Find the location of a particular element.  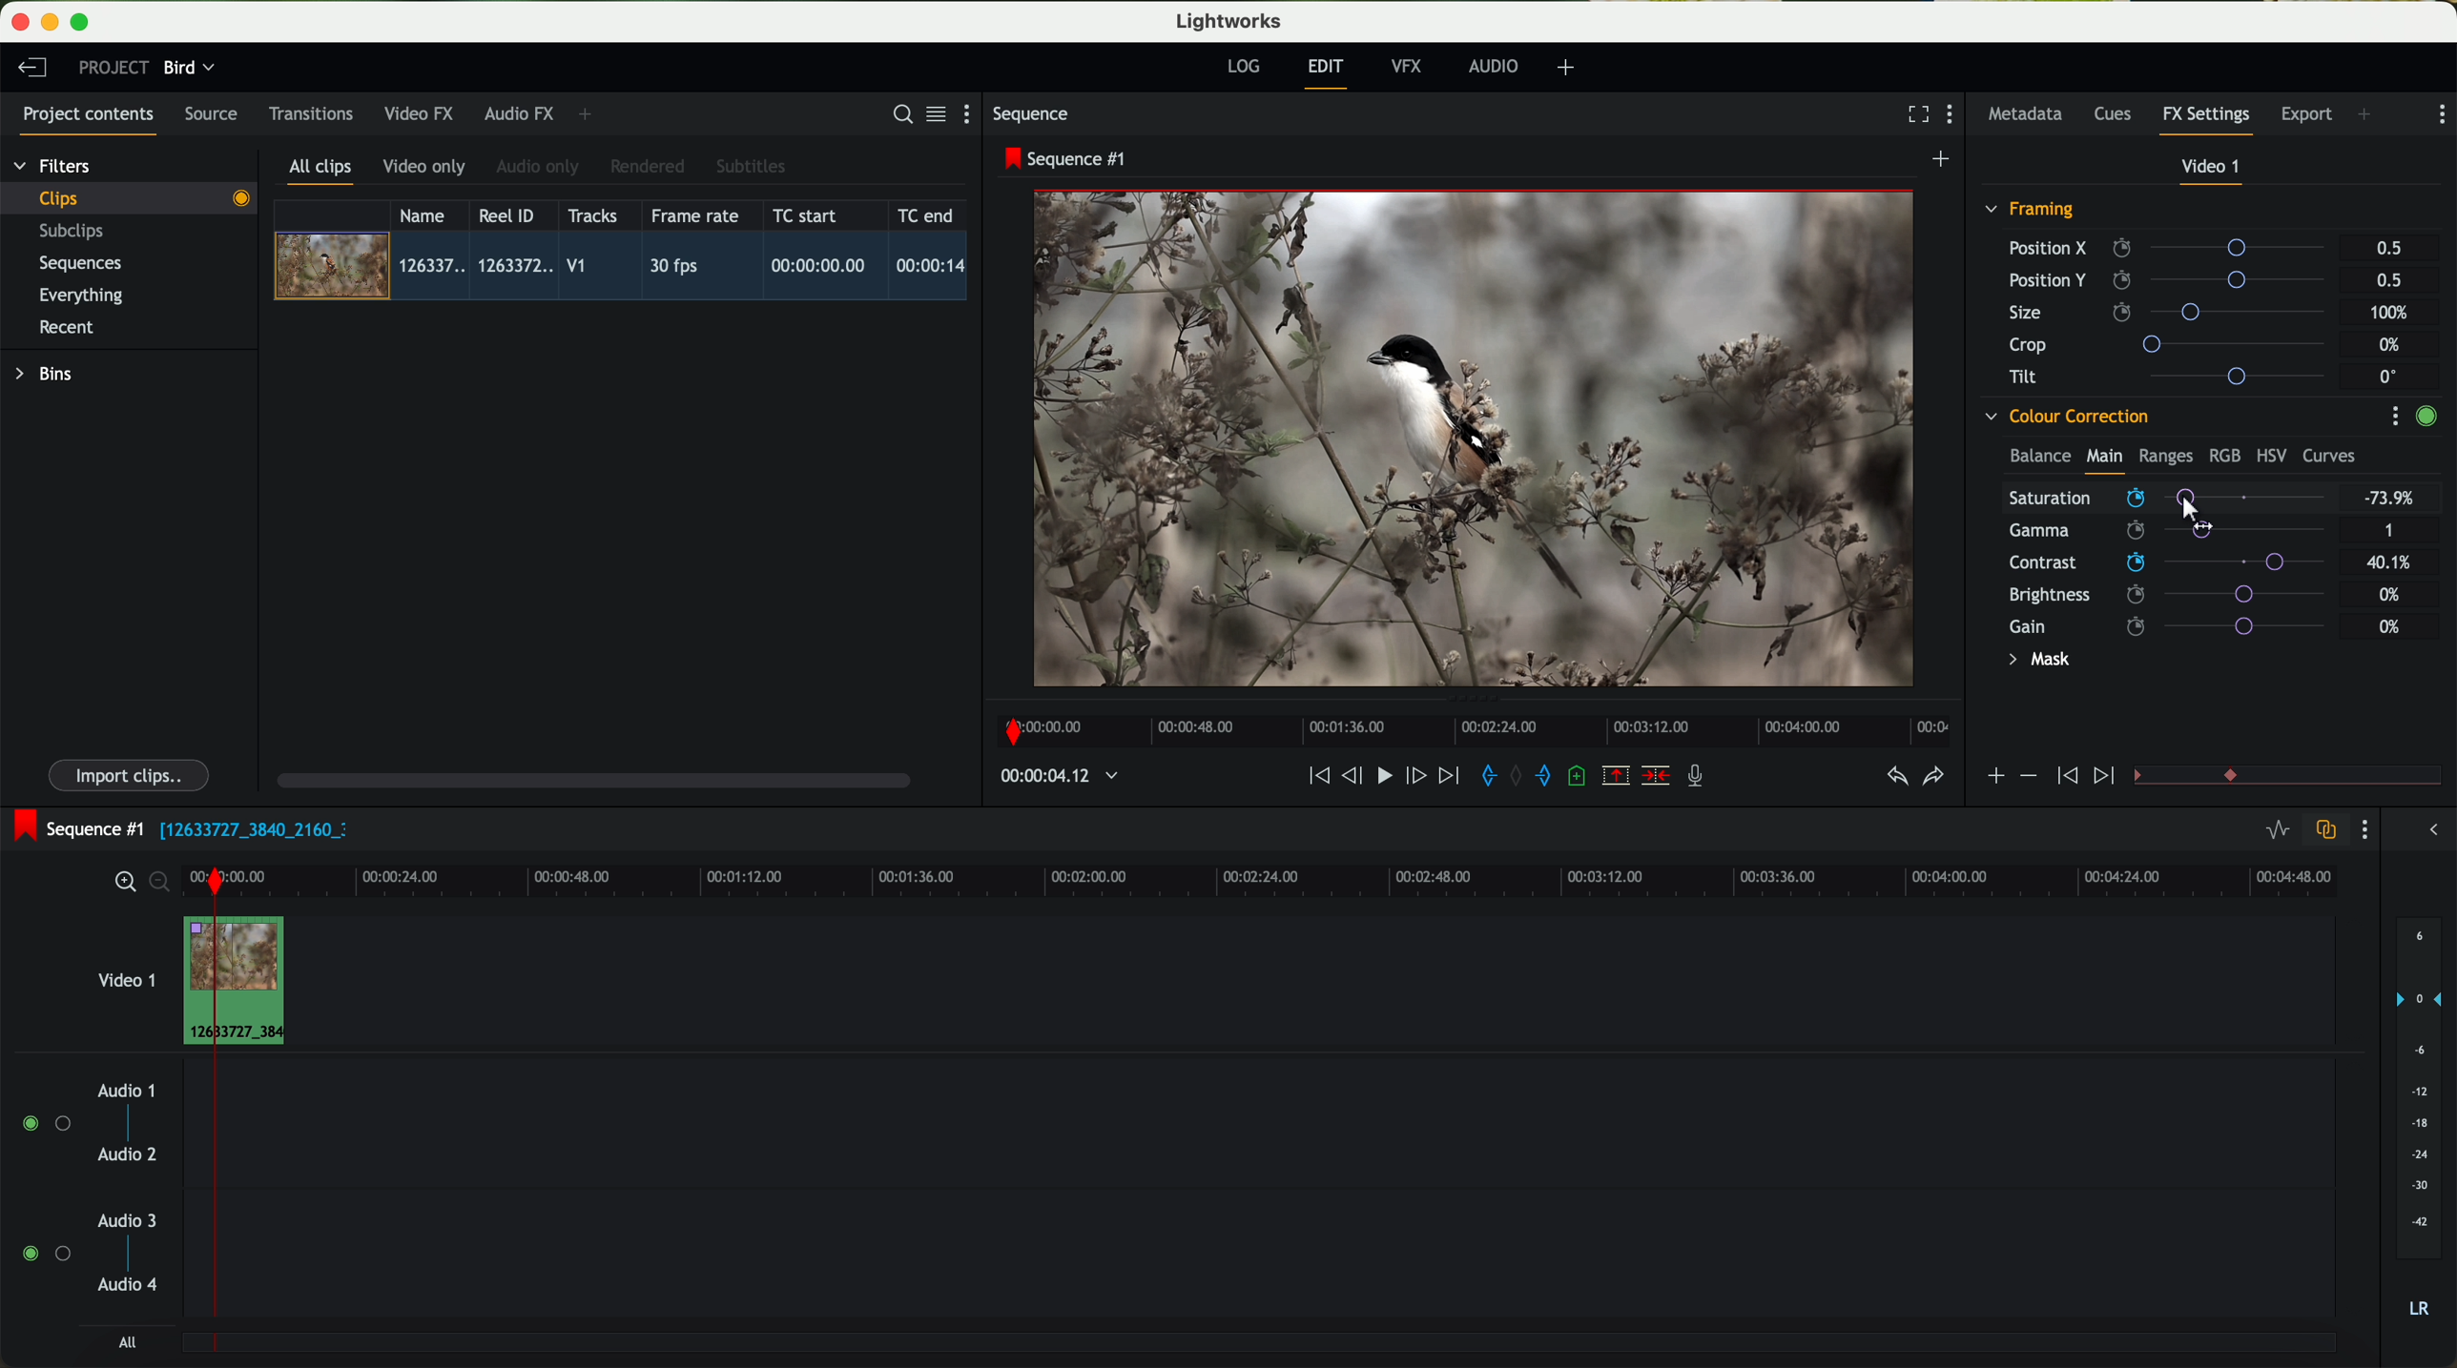

export is located at coordinates (2307, 116).